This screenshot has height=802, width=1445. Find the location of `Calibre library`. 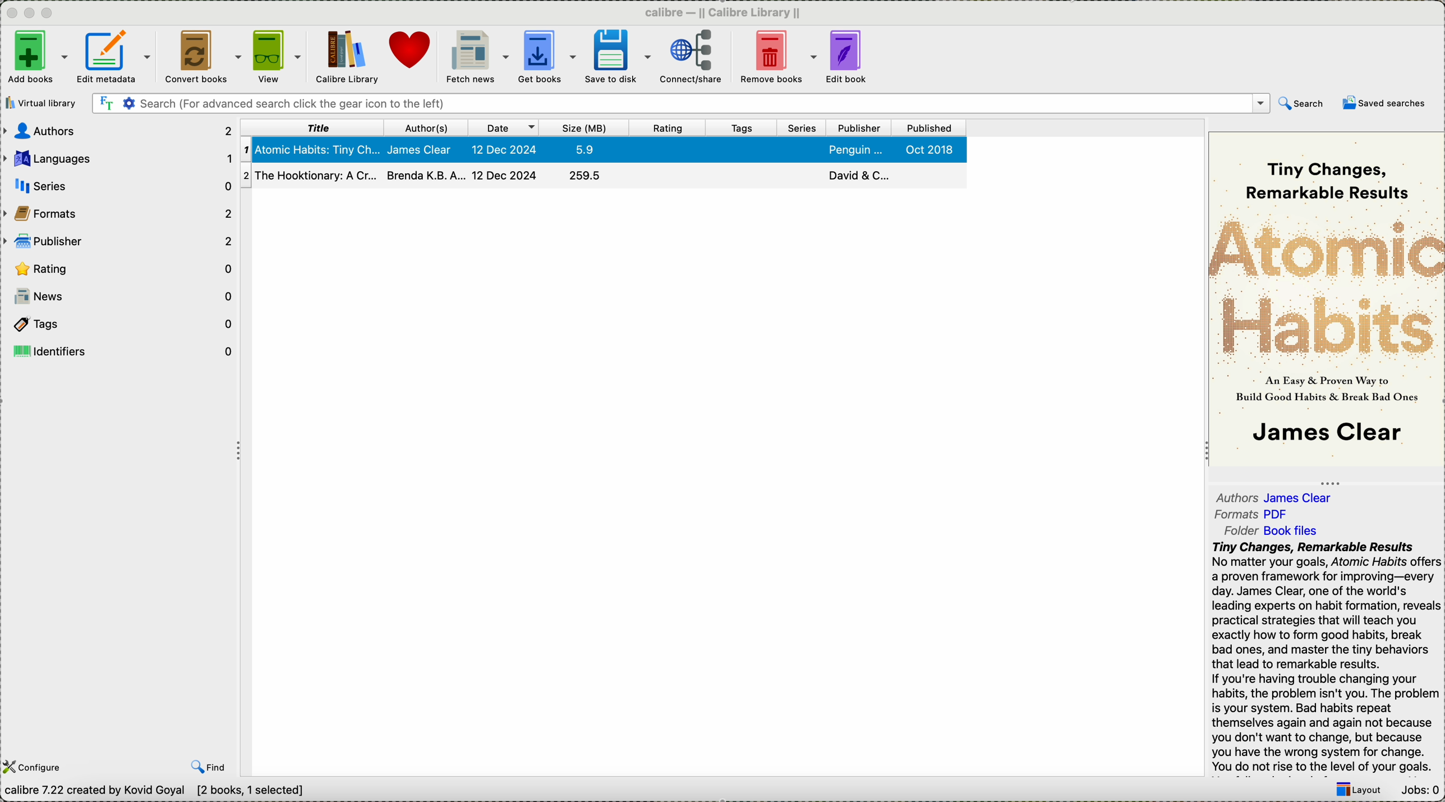

Calibre library is located at coordinates (346, 56).